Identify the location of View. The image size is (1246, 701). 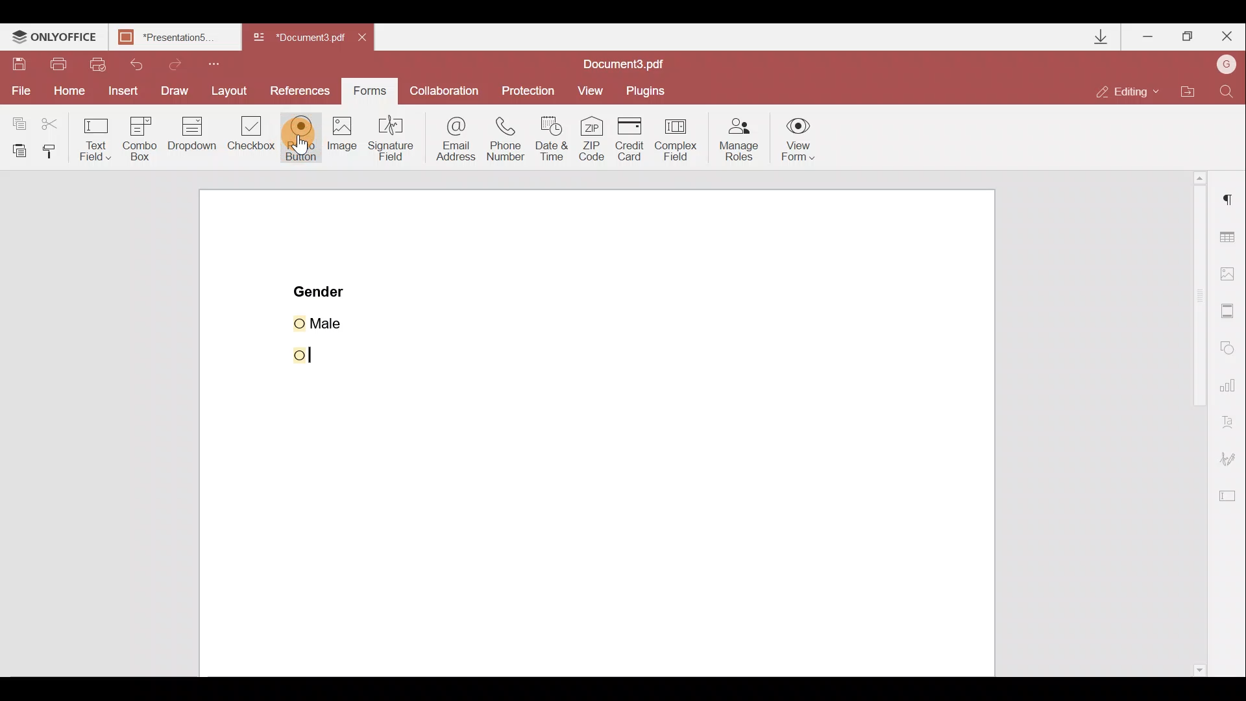
(596, 89).